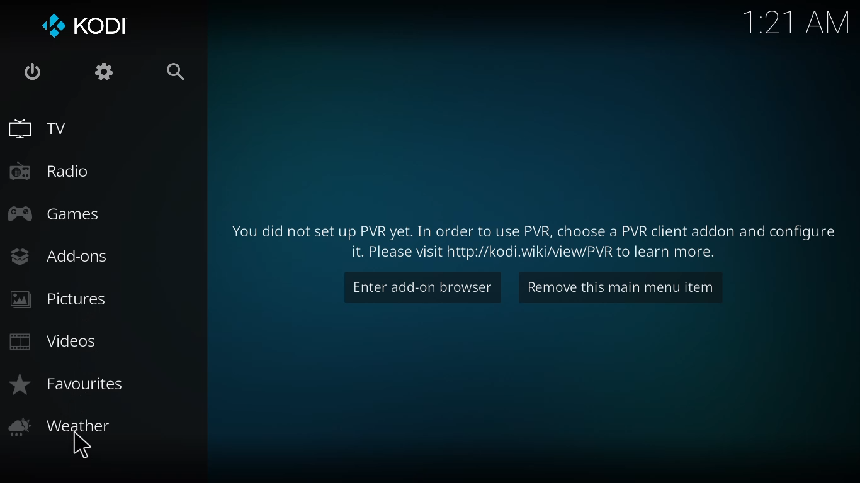 Image resolution: width=860 pixels, height=483 pixels. Describe the element at coordinates (40, 129) in the screenshot. I see `tv` at that location.